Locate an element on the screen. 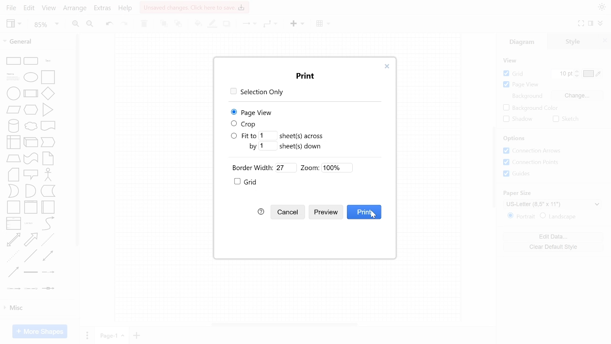 Image resolution: width=611 pixels, height=344 pixels. Connector with Symbol is located at coordinates (48, 289).